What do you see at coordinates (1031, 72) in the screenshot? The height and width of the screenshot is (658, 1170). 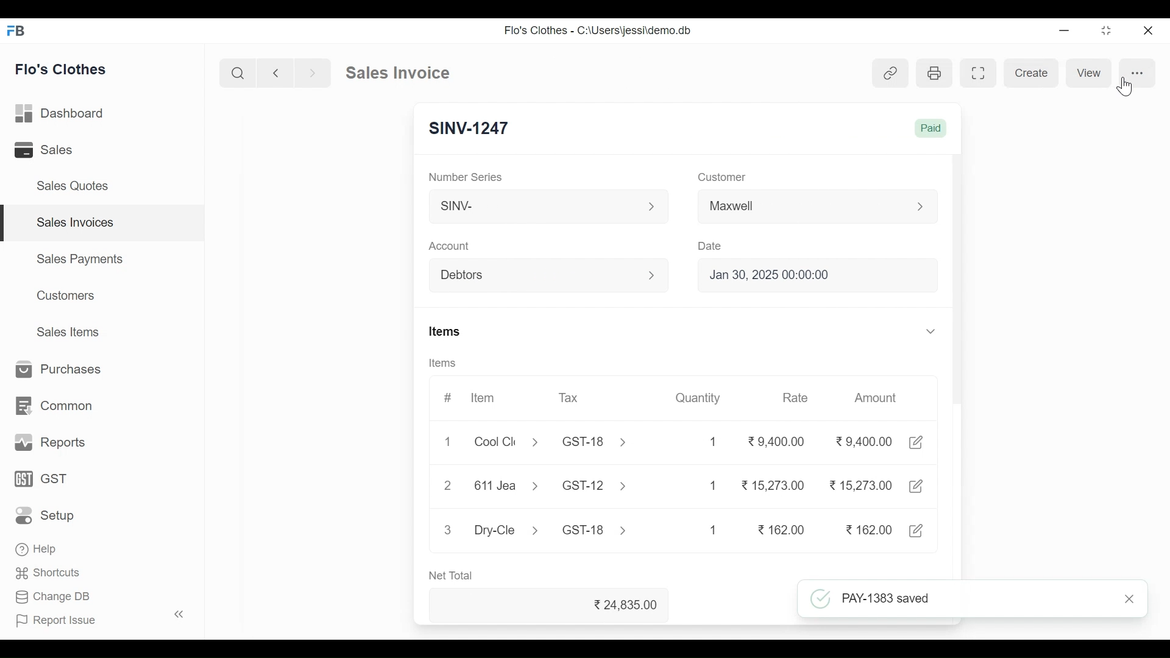 I see `Create` at bounding box center [1031, 72].